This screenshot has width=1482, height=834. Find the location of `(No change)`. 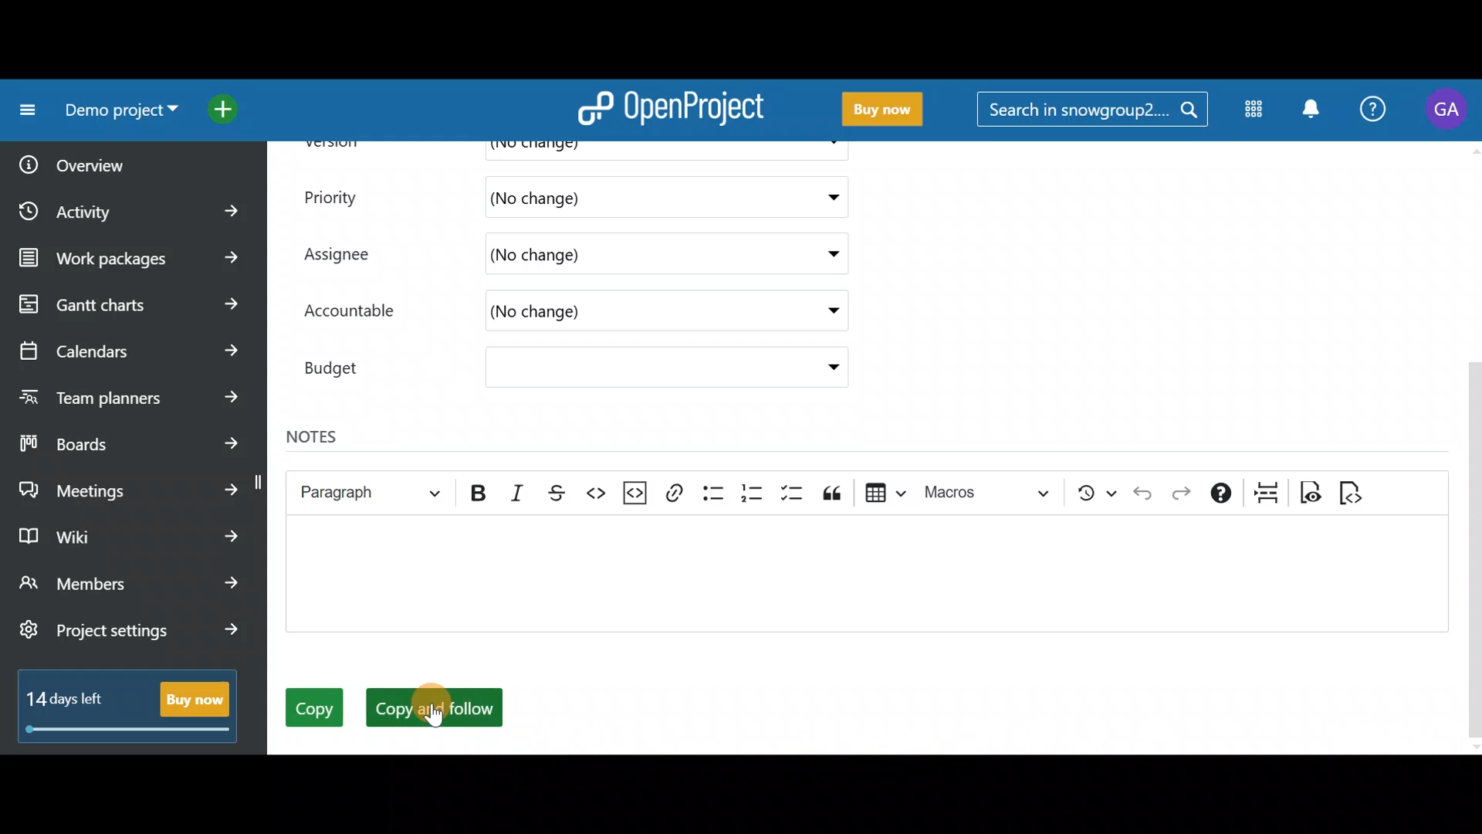

(No change) is located at coordinates (631, 194).